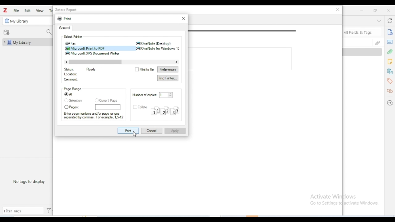 The width and height of the screenshot is (395, 222). Describe the element at coordinates (27, 10) in the screenshot. I see `edit` at that location.